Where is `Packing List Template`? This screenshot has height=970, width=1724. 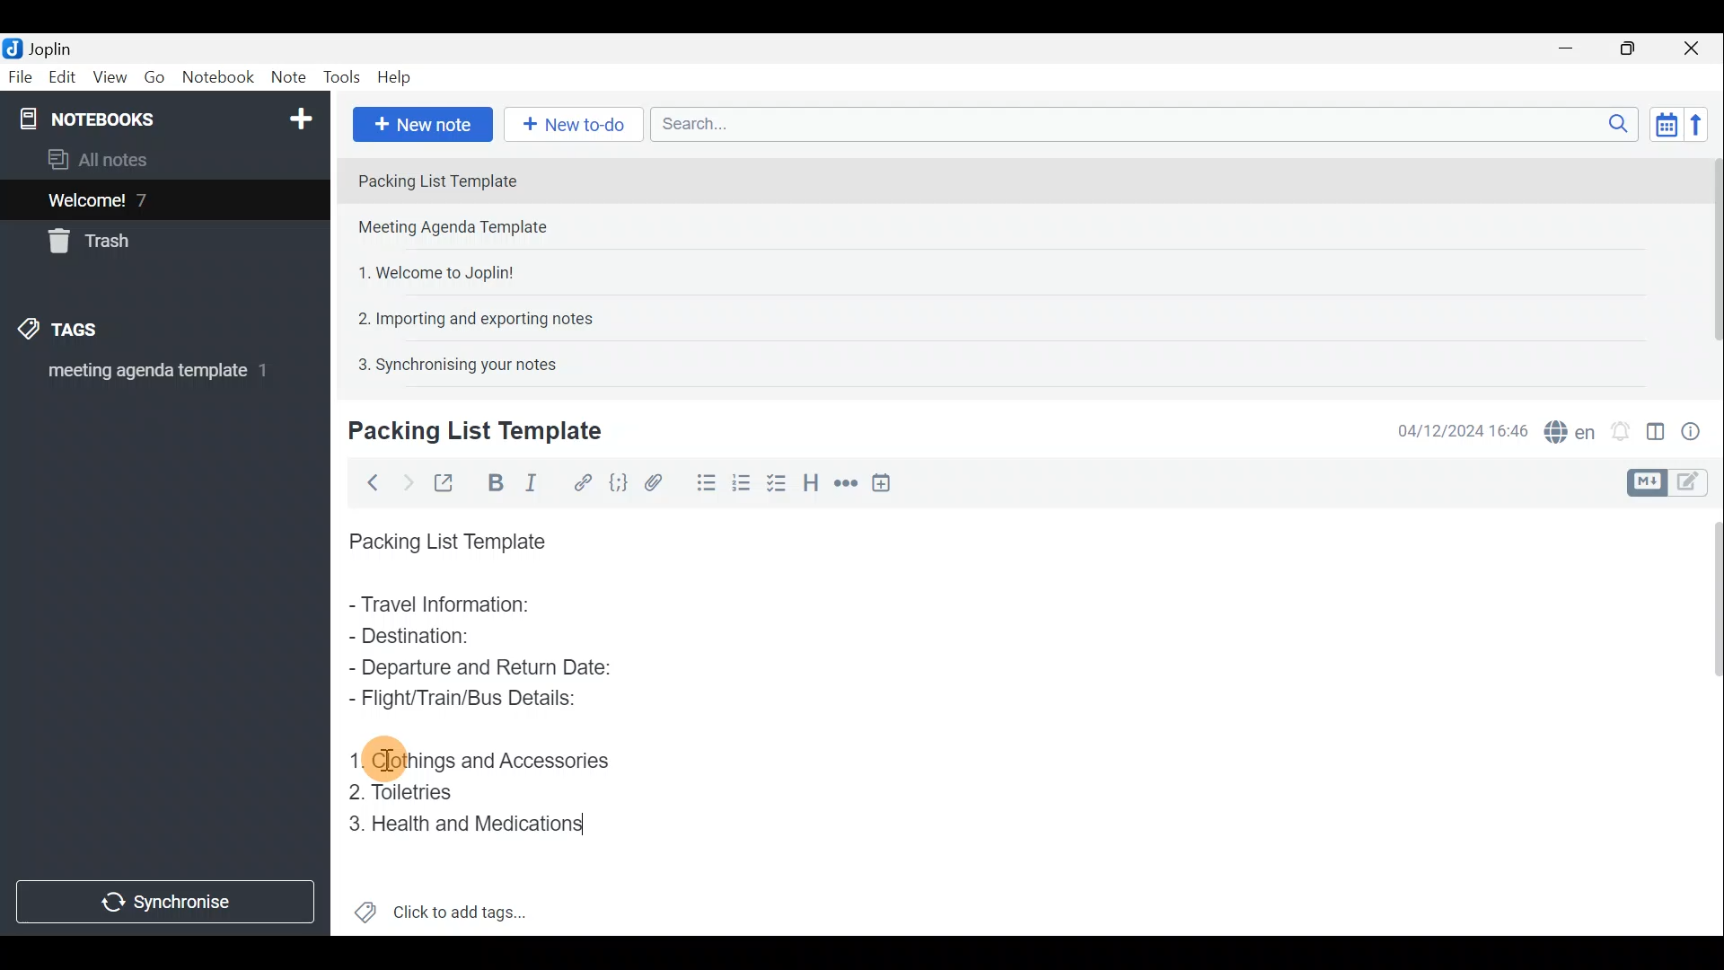 Packing List Template is located at coordinates (444, 536).